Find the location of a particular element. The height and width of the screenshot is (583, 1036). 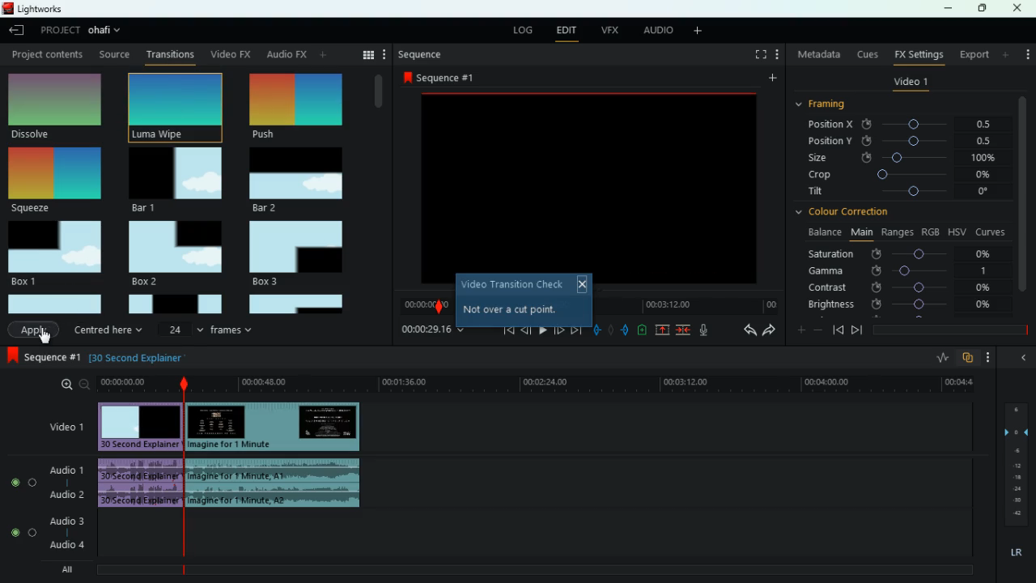

audio 1 is located at coordinates (69, 470).